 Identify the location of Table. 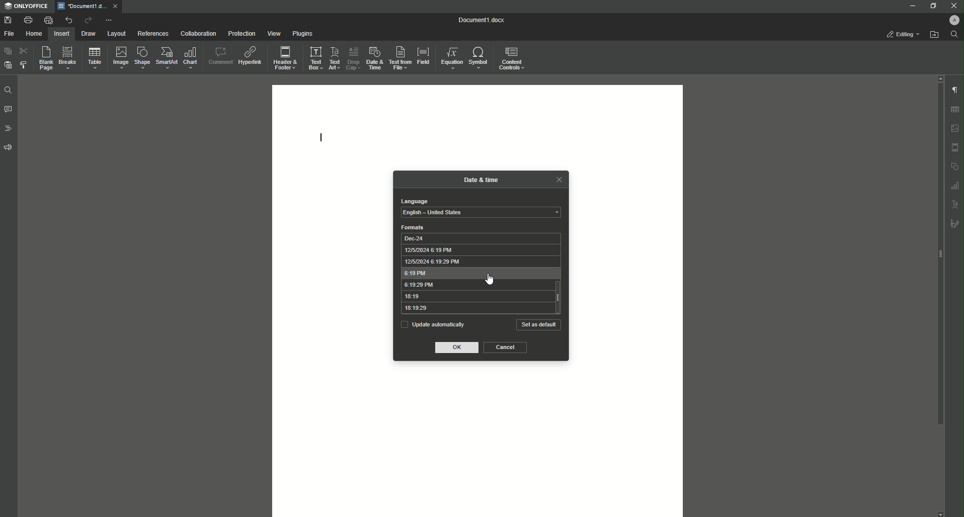
(93, 58).